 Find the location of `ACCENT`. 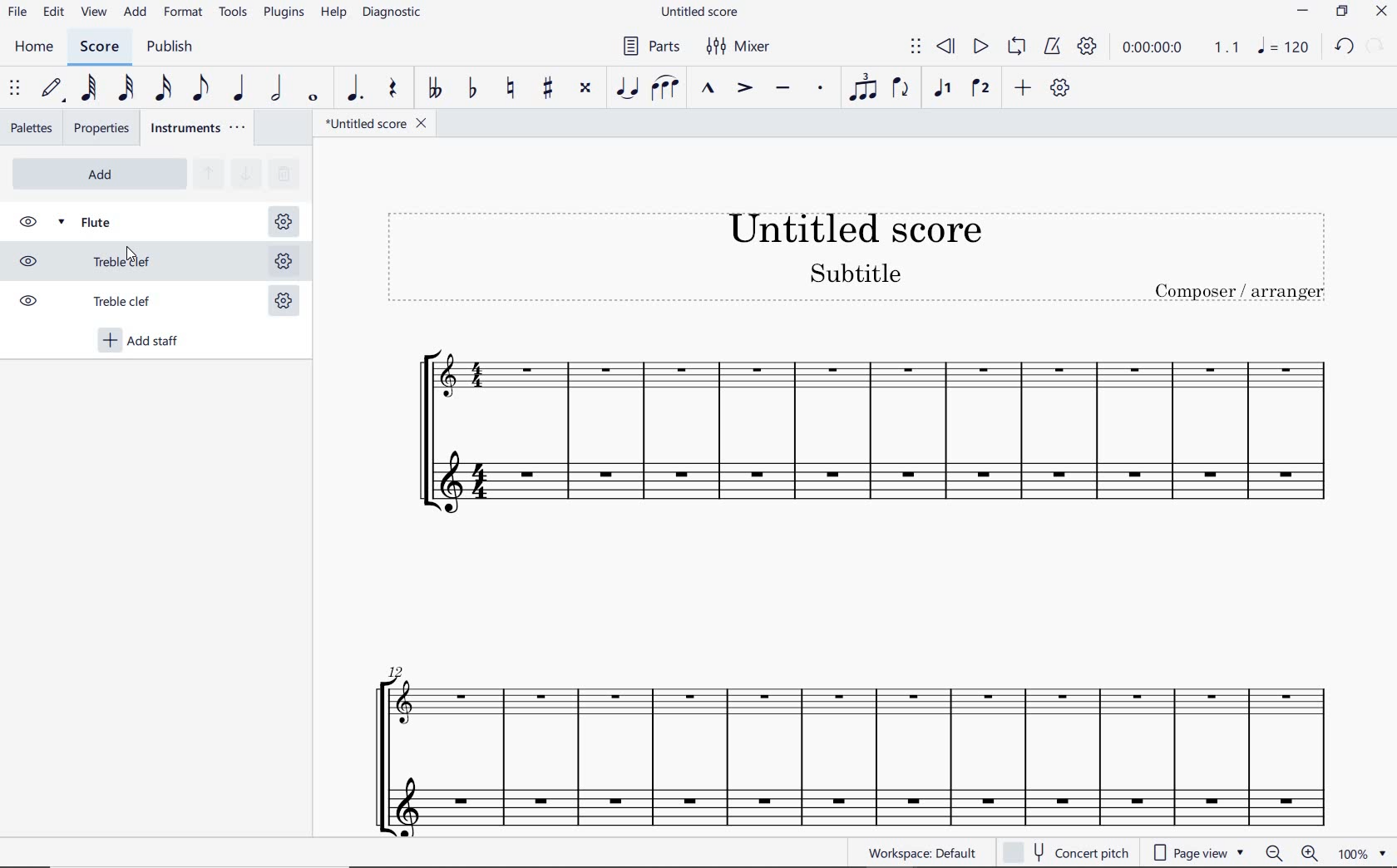

ACCENT is located at coordinates (743, 89).